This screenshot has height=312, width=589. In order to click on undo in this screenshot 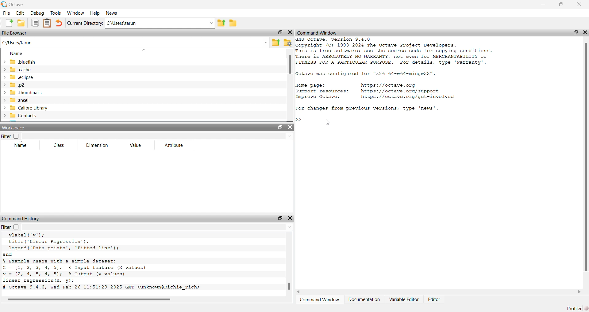, I will do `click(60, 23)`.